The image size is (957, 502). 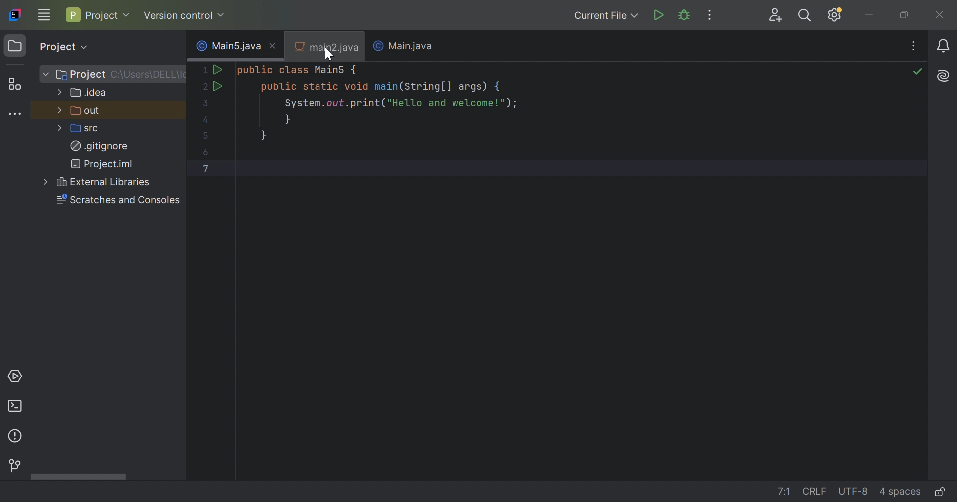 What do you see at coordinates (382, 86) in the screenshot?
I see `public static void main(String [] args) {` at bounding box center [382, 86].